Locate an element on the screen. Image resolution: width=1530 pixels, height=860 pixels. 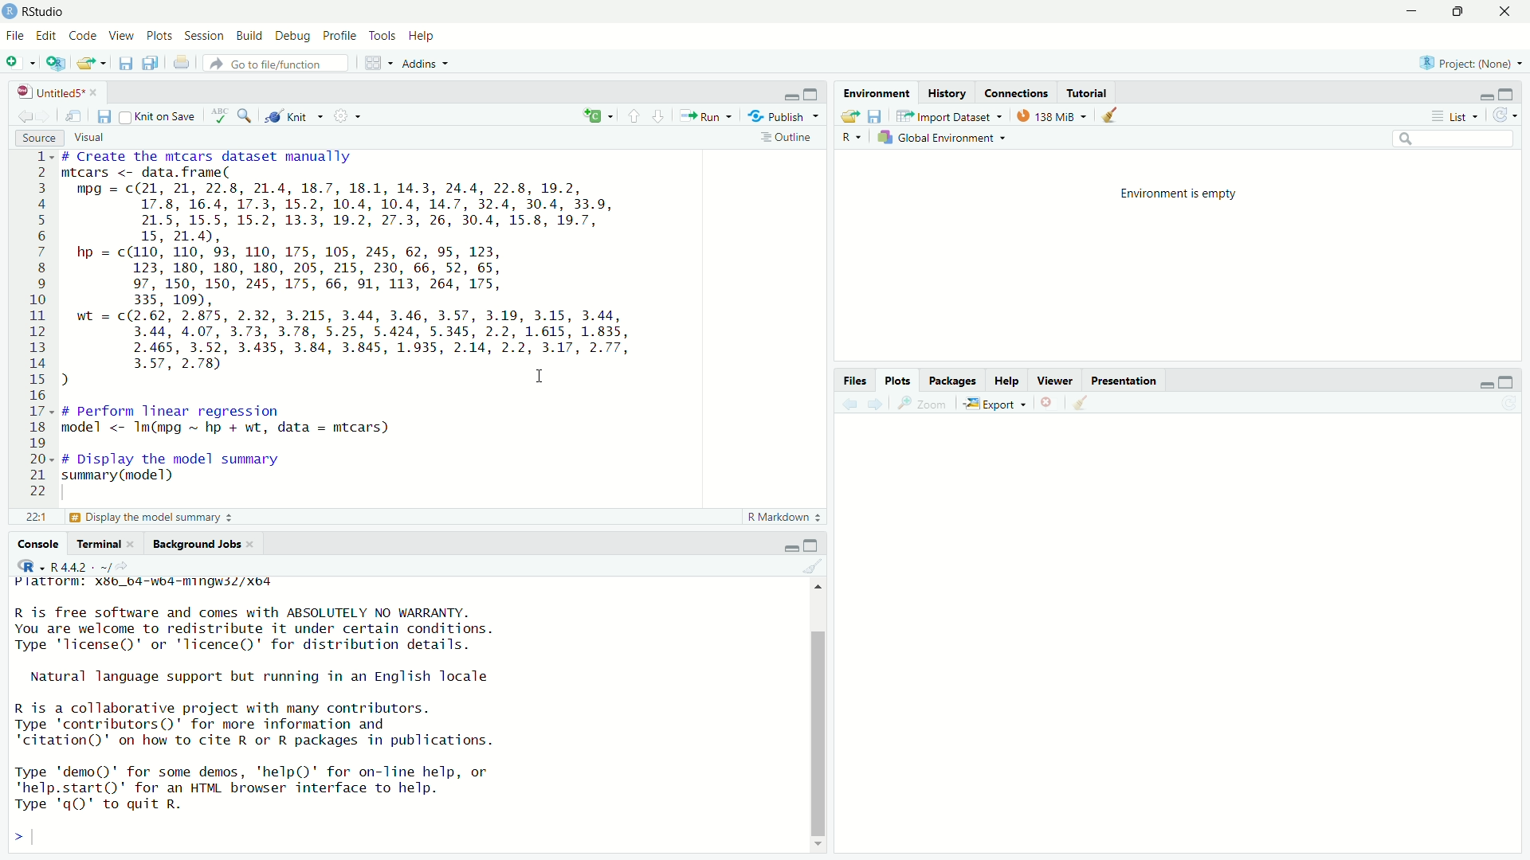
go back is located at coordinates (23, 119).